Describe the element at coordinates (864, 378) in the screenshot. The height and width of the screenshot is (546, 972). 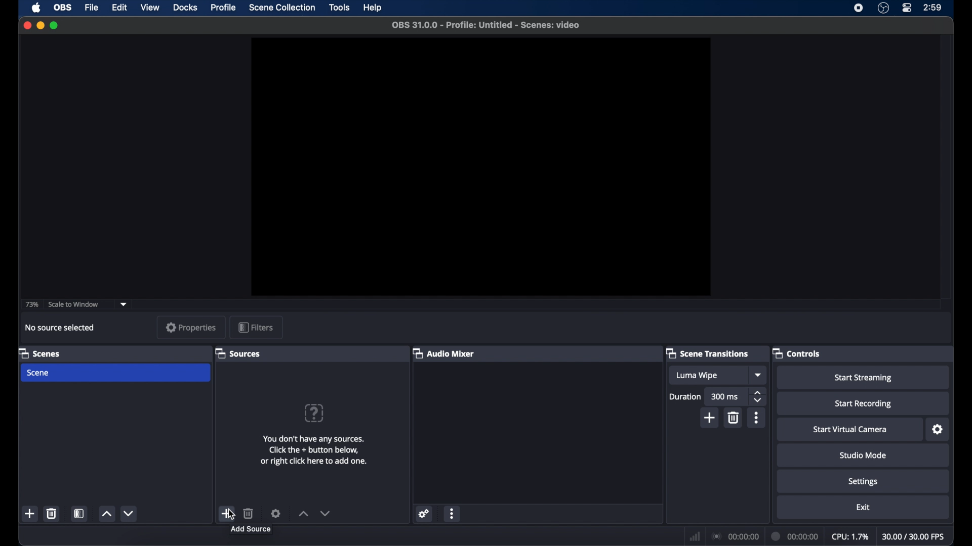
I see `start streaming` at that location.